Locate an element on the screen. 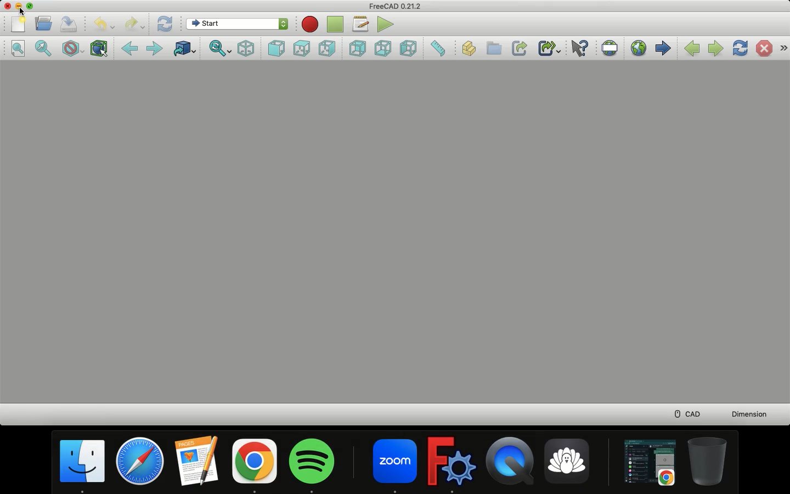  Bounding box is located at coordinates (100, 48).